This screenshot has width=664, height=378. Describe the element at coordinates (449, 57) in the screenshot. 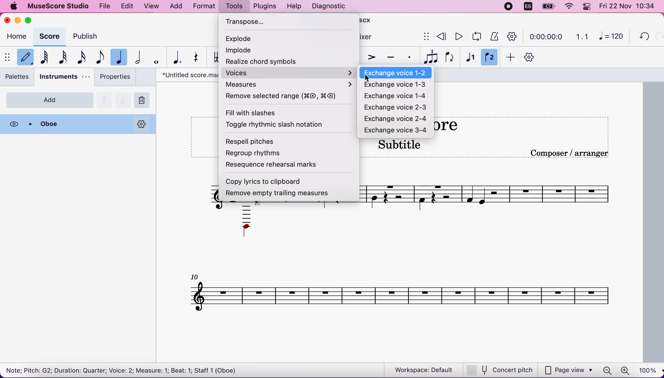

I see `flip direction` at that location.